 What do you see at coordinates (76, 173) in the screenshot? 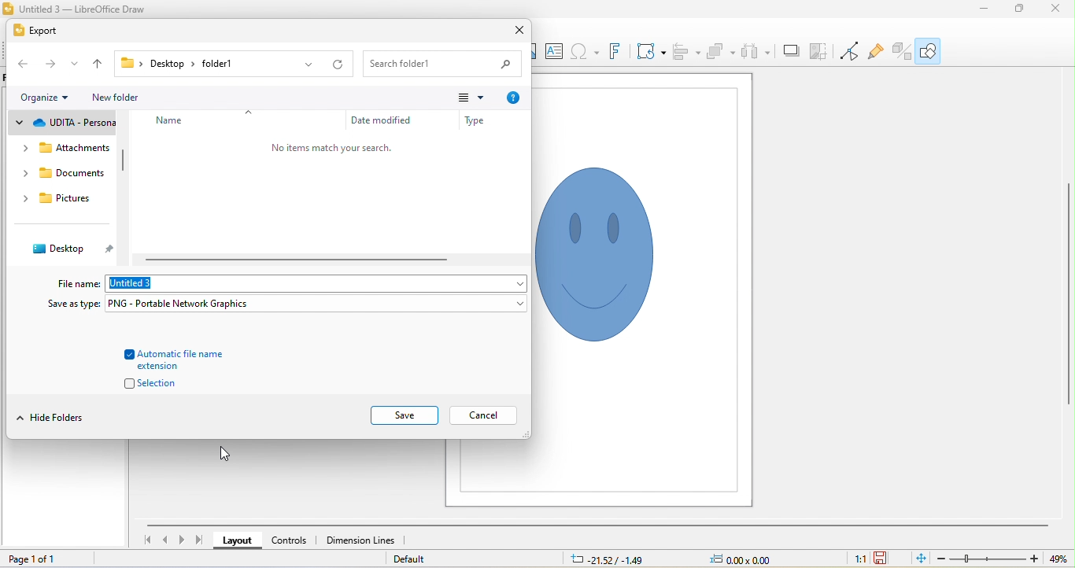
I see `documents` at bounding box center [76, 173].